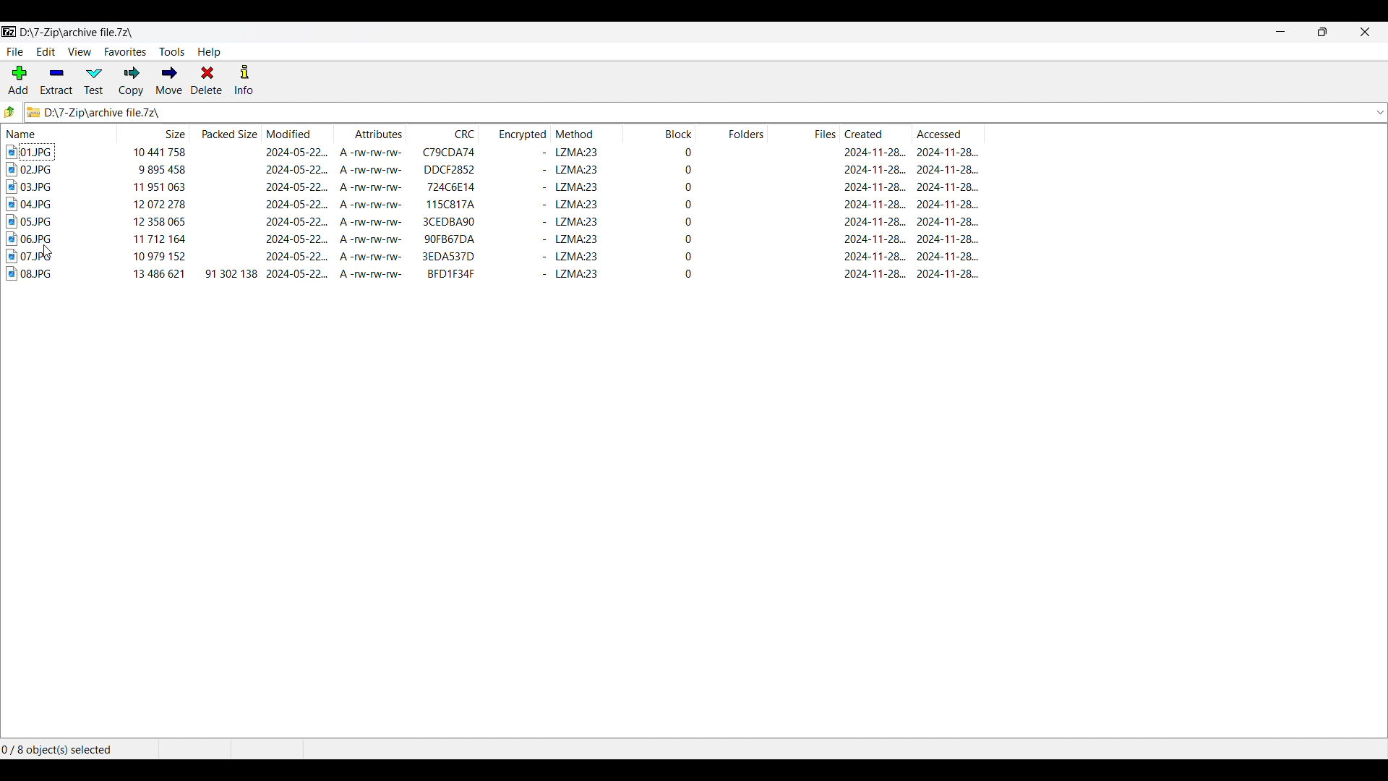 This screenshot has height=781, width=1388. Describe the element at coordinates (297, 132) in the screenshot. I see `Modified column` at that location.